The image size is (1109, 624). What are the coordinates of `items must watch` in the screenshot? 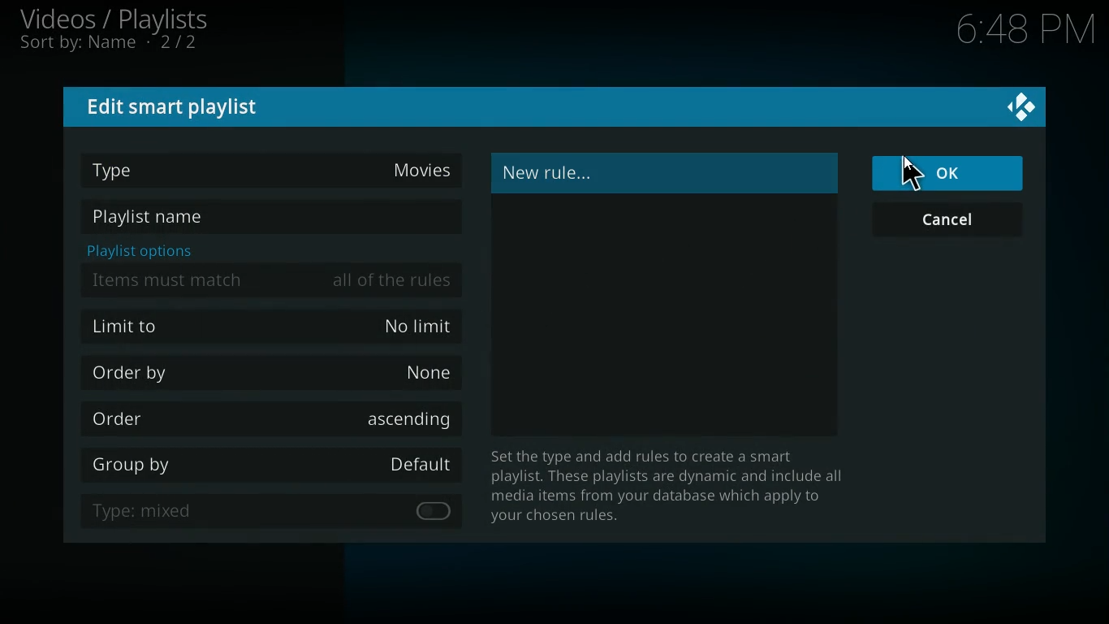 It's located at (272, 280).